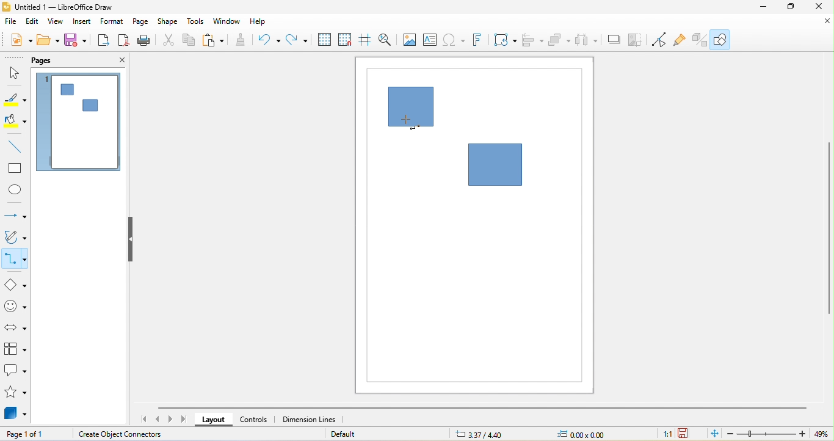  What do you see at coordinates (191, 40) in the screenshot?
I see `copy` at bounding box center [191, 40].